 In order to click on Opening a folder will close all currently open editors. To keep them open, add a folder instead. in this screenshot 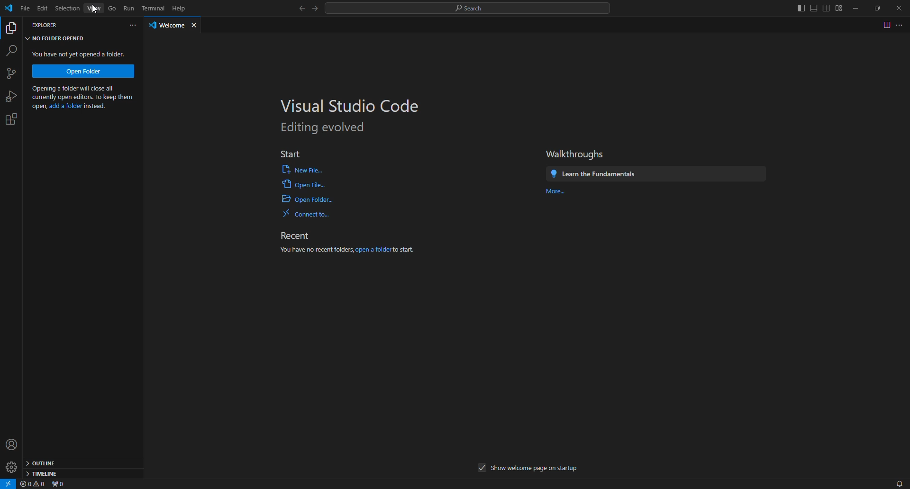, I will do `click(83, 97)`.